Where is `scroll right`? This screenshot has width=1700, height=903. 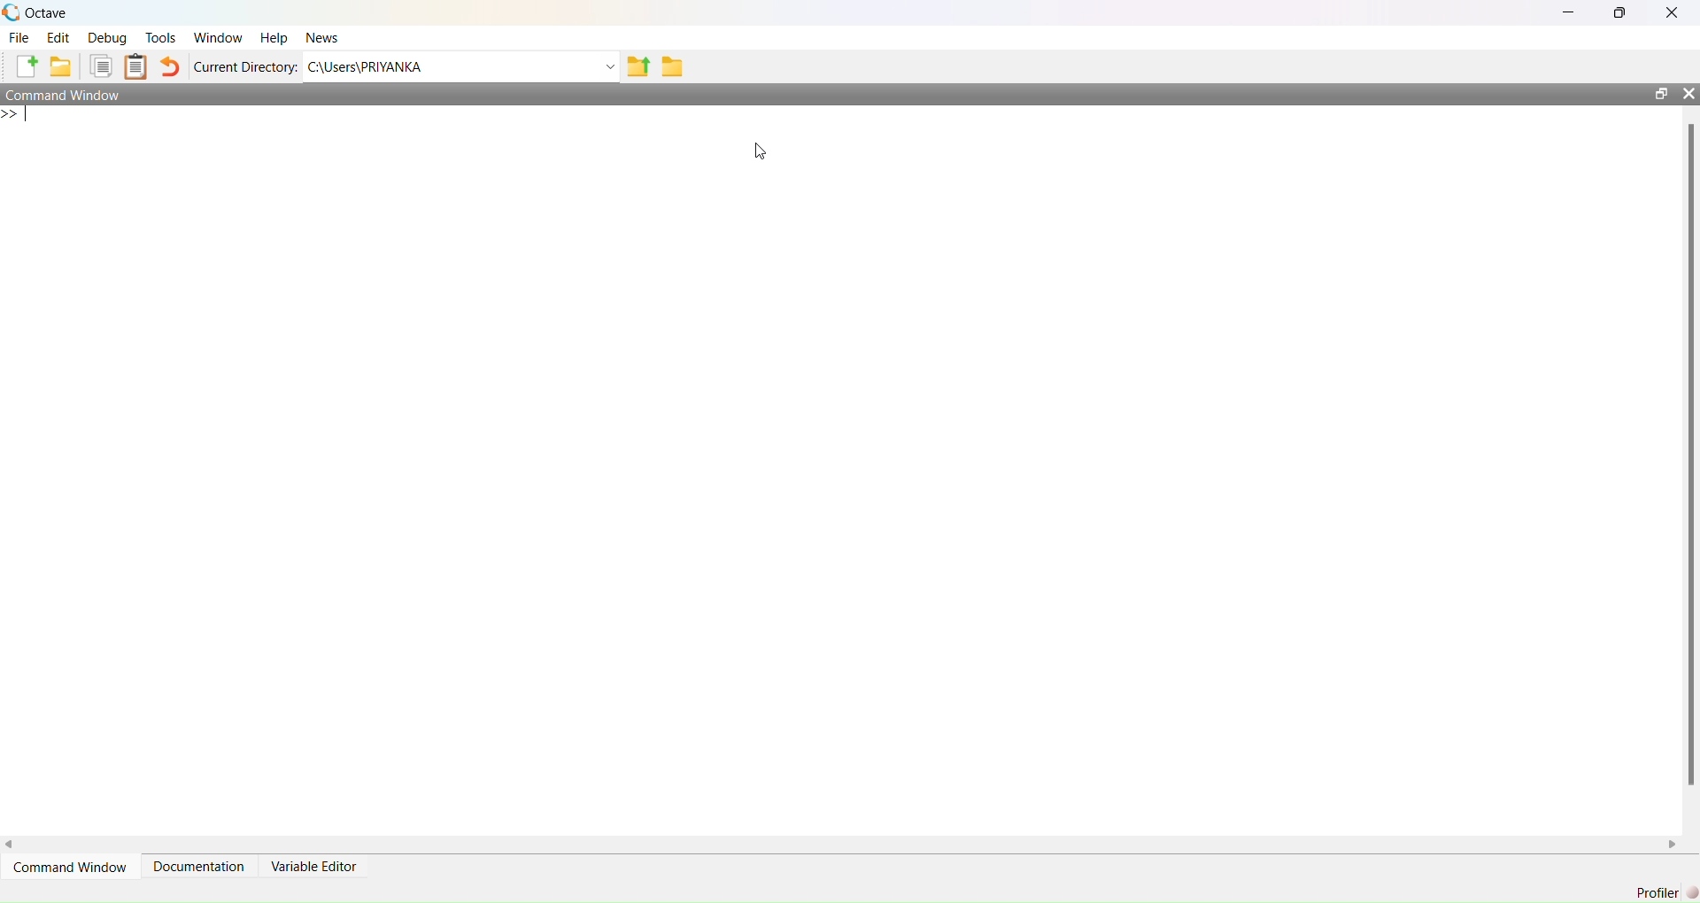 scroll right is located at coordinates (1673, 844).